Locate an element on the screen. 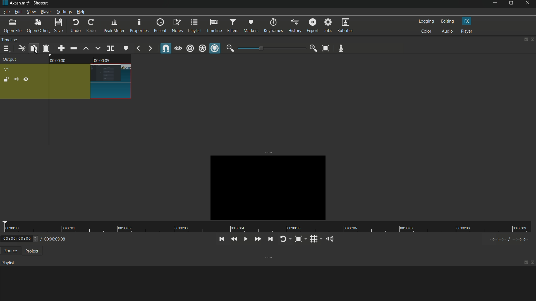 This screenshot has height=301, width=536. keyframes is located at coordinates (273, 26).